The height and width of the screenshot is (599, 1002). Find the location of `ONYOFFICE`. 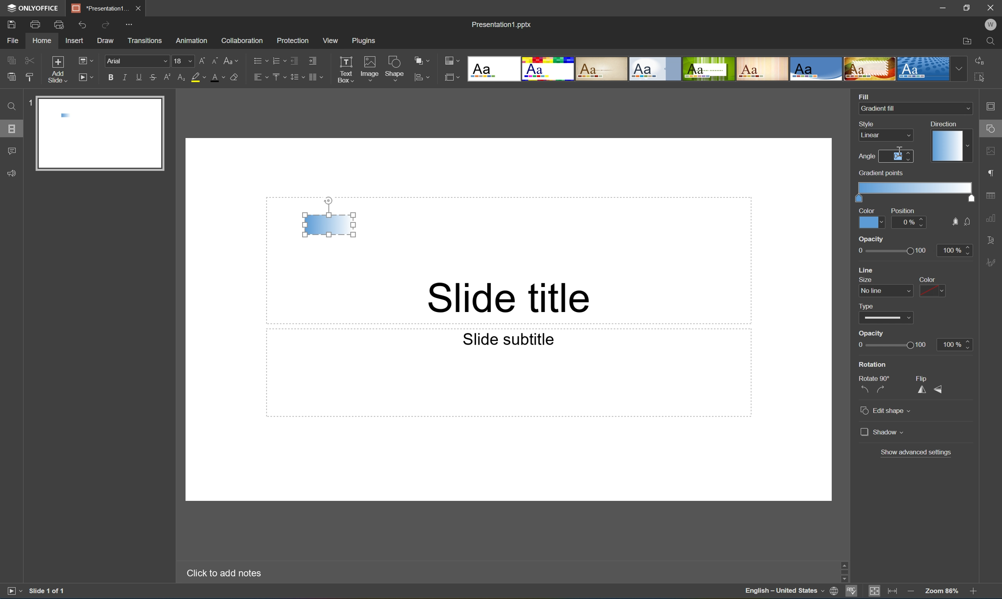

ONYOFFICE is located at coordinates (32, 8).